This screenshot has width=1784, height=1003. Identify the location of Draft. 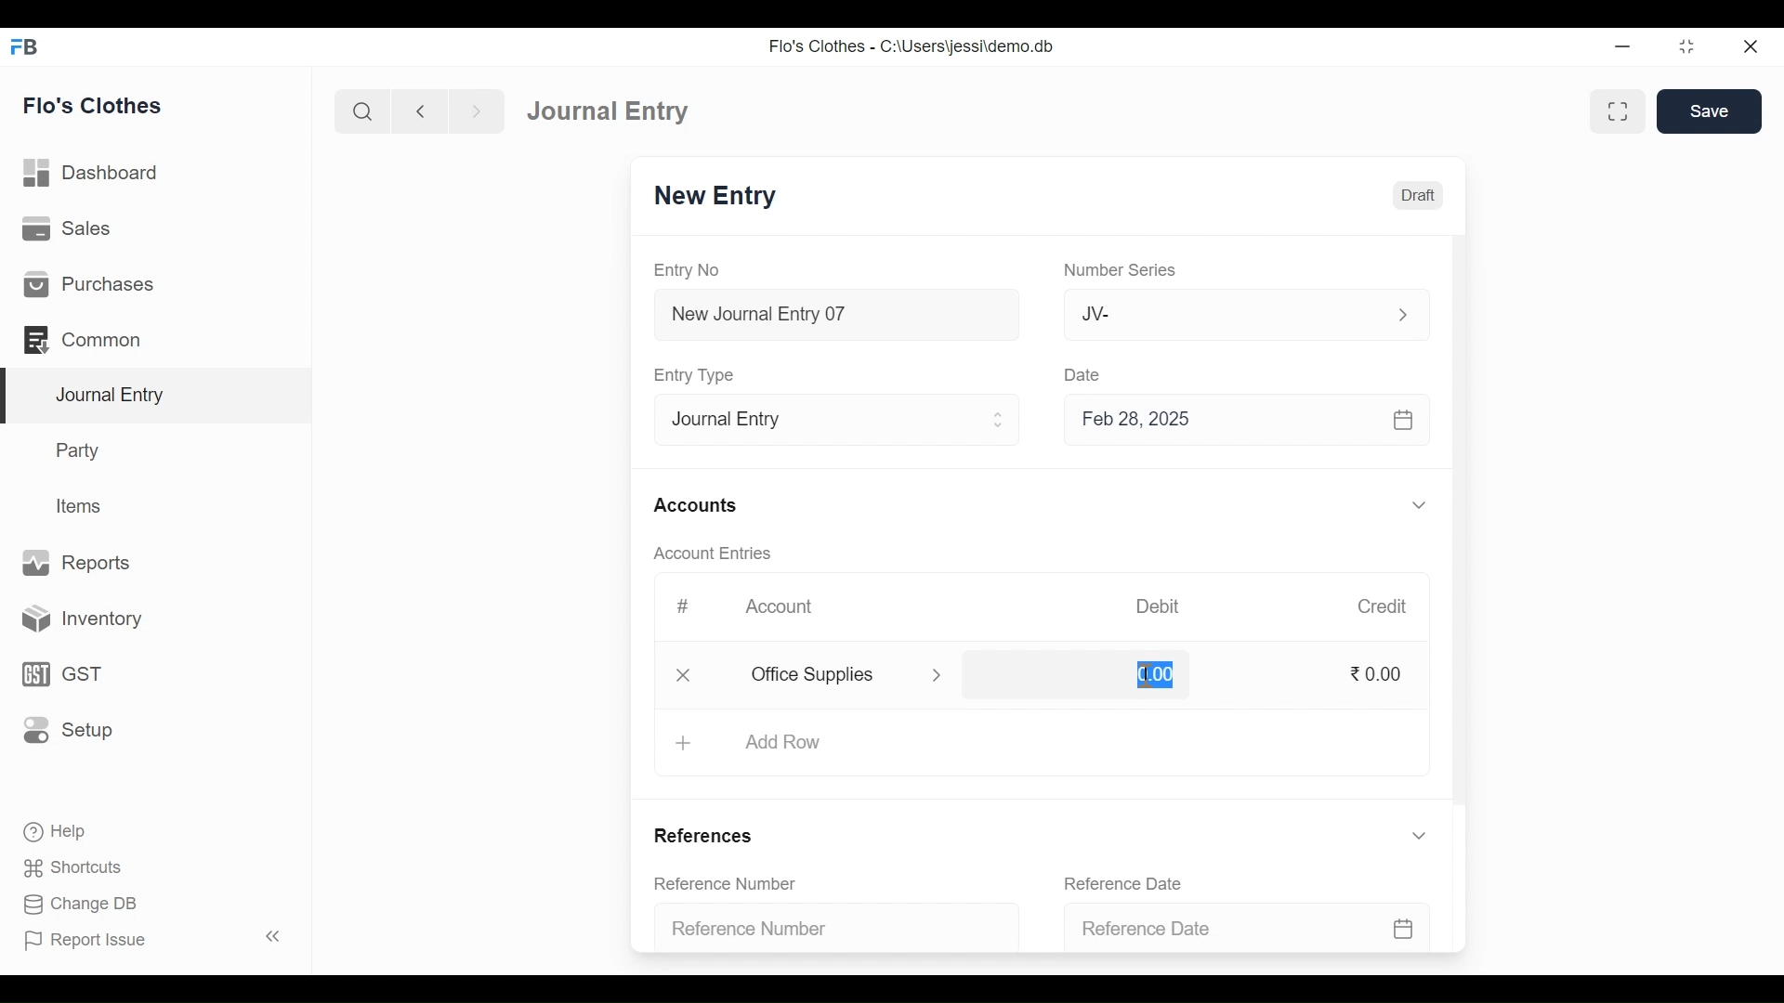
(1414, 196).